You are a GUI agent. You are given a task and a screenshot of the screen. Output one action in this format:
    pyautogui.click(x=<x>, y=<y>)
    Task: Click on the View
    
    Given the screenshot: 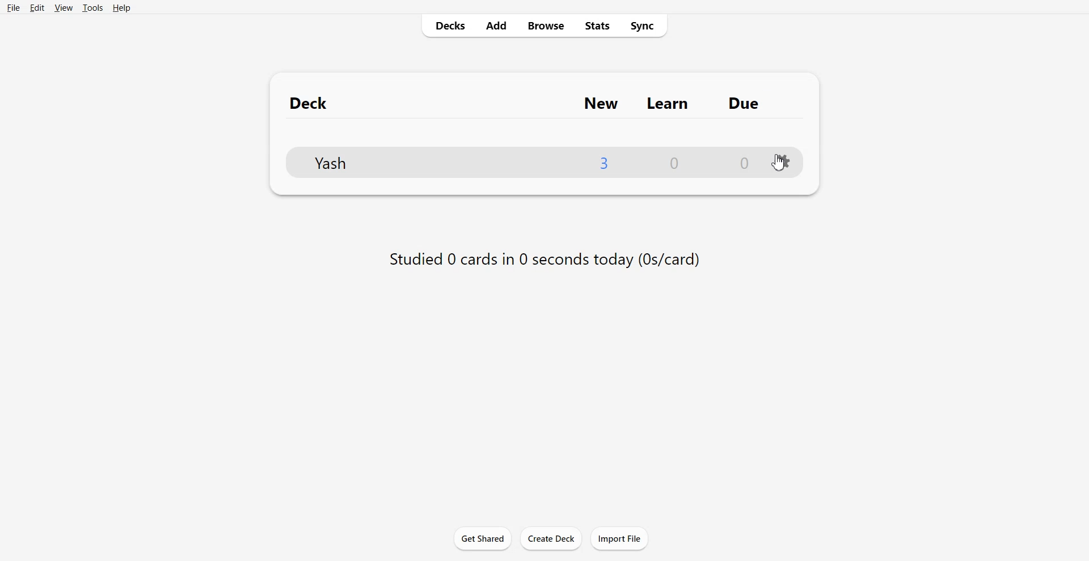 What is the action you would take?
    pyautogui.click(x=63, y=8)
    